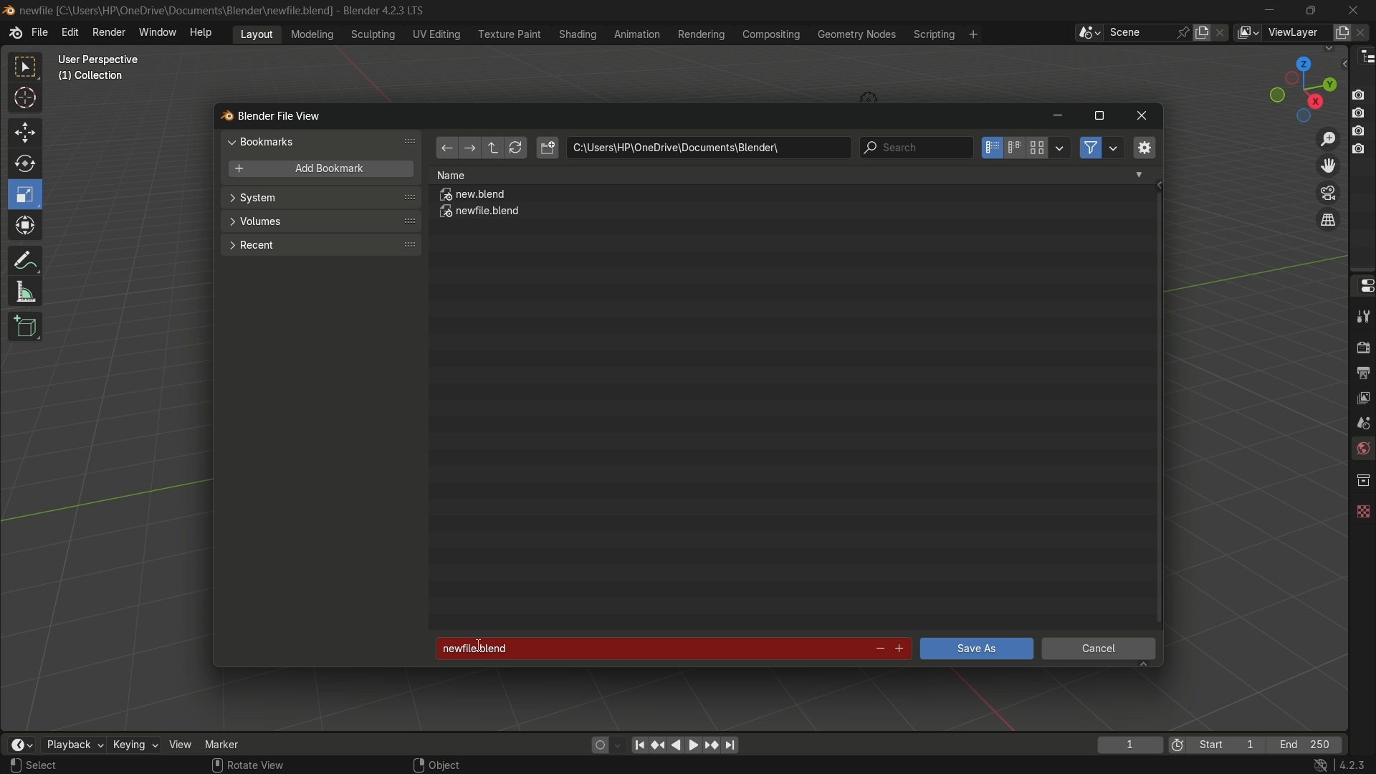 The width and height of the screenshot is (1376, 774). Describe the element at coordinates (1114, 148) in the screenshot. I see `filter settings` at that location.